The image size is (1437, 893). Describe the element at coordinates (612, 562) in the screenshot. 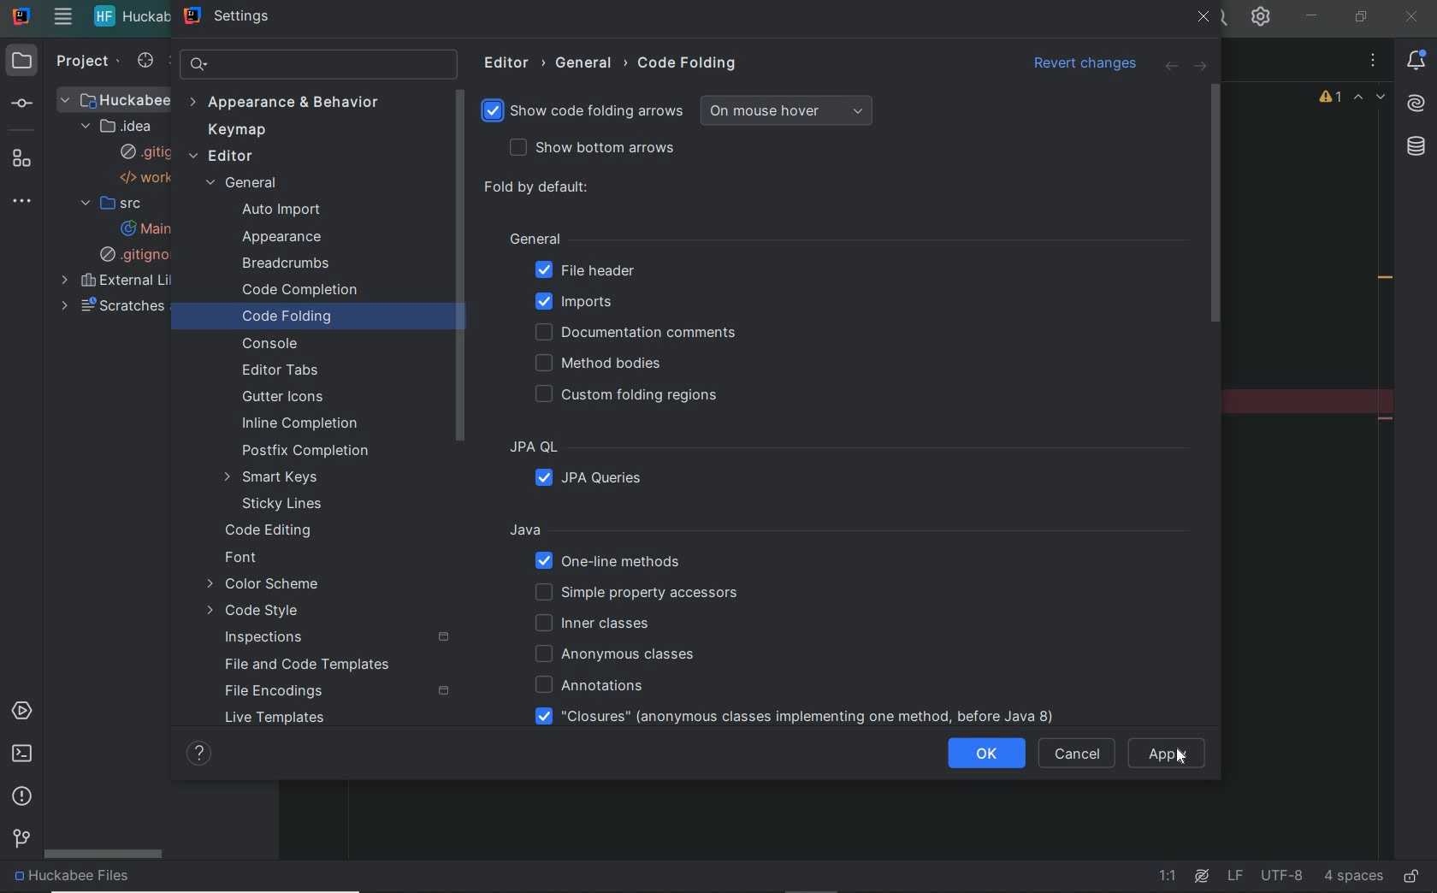

I see `one-line methods` at that location.